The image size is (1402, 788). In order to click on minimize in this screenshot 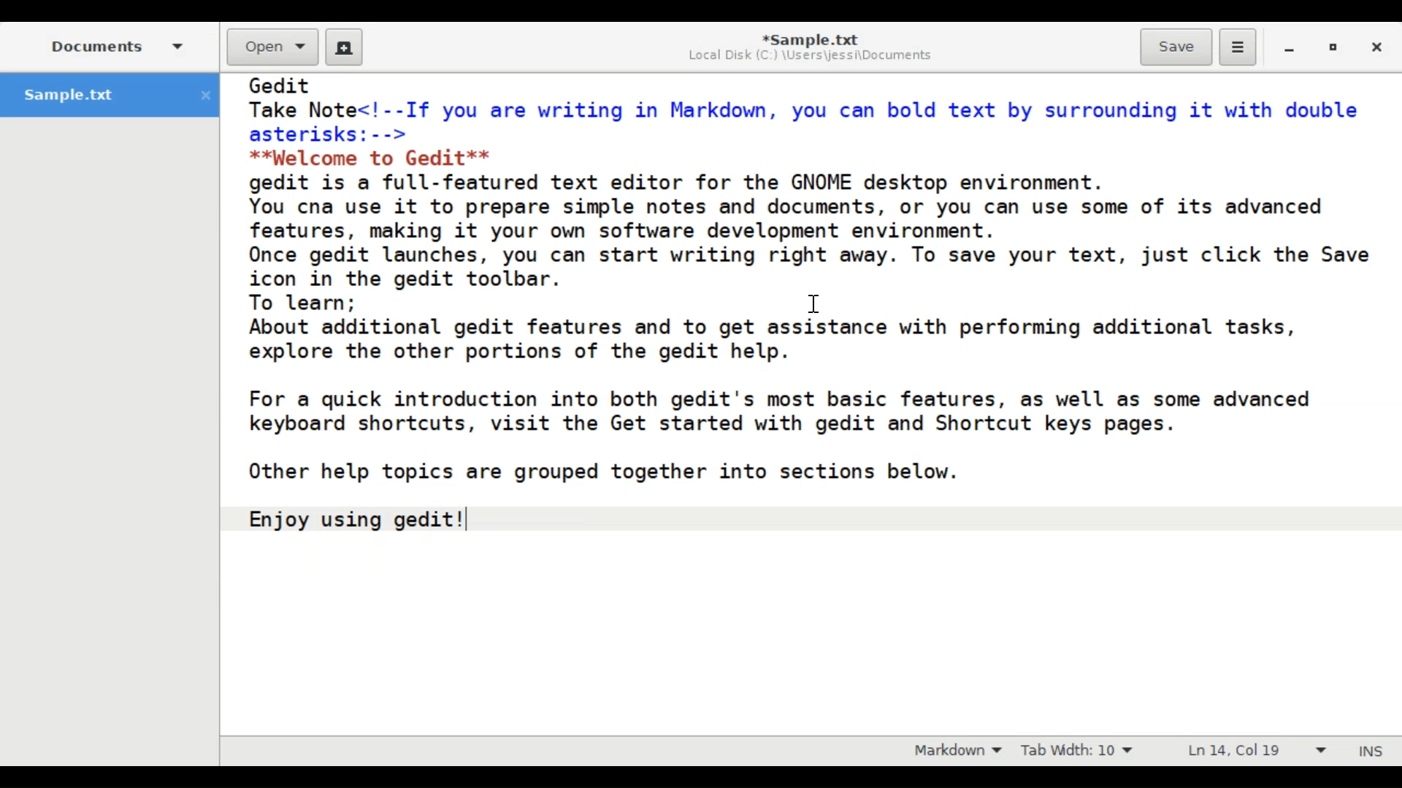, I will do `click(1290, 48)`.